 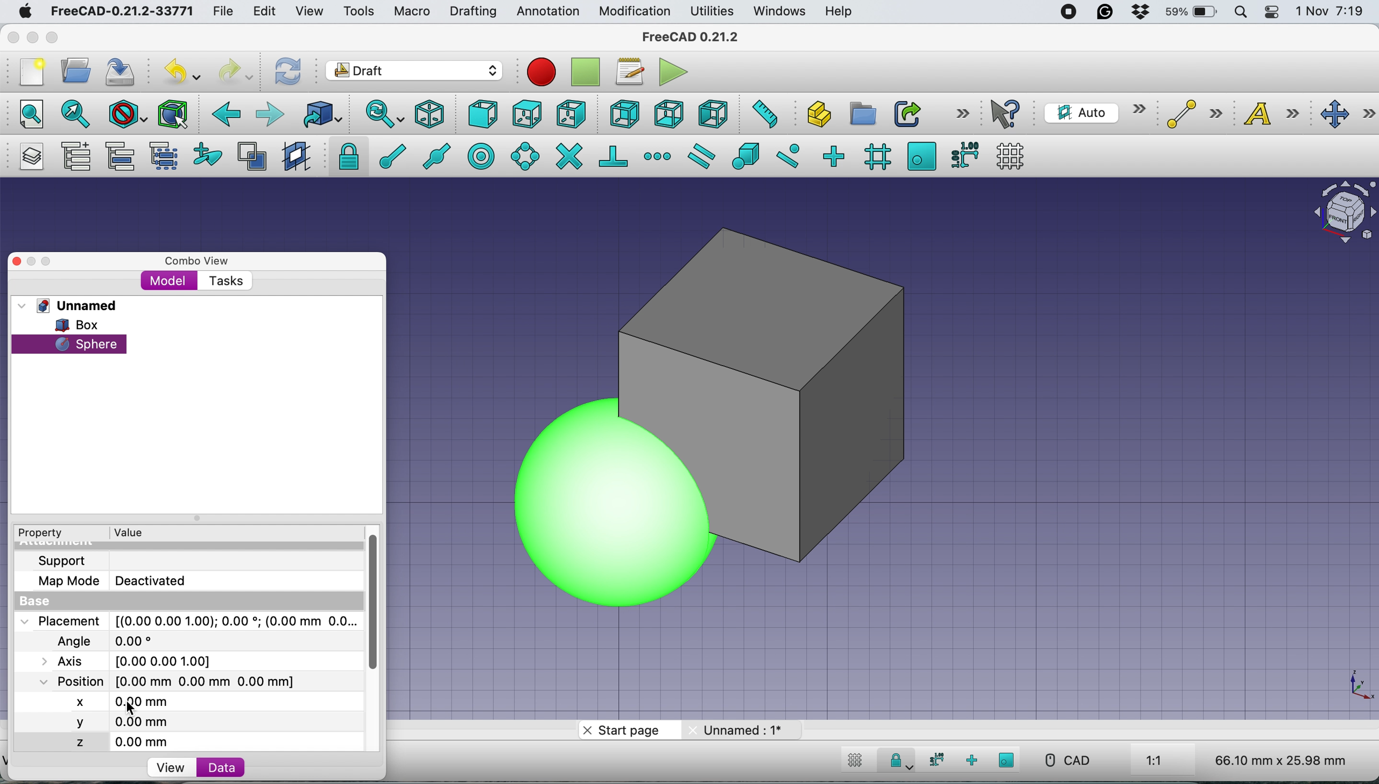 What do you see at coordinates (833, 156) in the screenshot?
I see `snap ortho` at bounding box center [833, 156].